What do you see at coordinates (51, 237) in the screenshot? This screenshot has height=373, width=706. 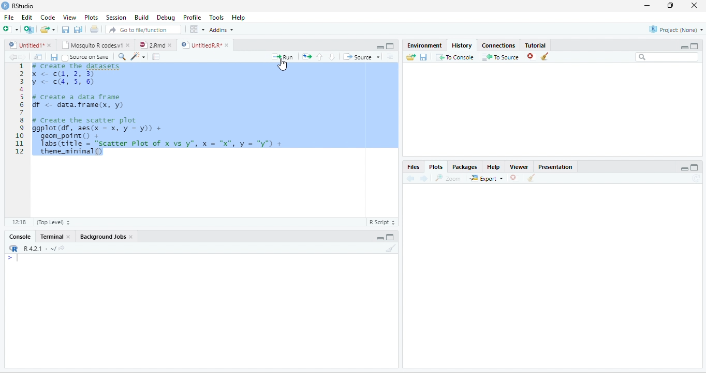 I see `Terminal` at bounding box center [51, 237].